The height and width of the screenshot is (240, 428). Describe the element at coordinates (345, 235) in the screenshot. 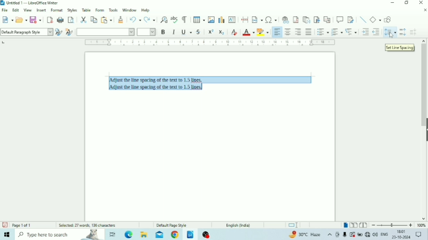

I see `Mic` at that location.